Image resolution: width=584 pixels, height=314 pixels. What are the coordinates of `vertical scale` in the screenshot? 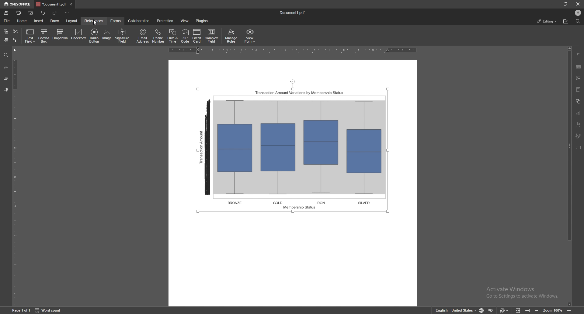 It's located at (17, 177).